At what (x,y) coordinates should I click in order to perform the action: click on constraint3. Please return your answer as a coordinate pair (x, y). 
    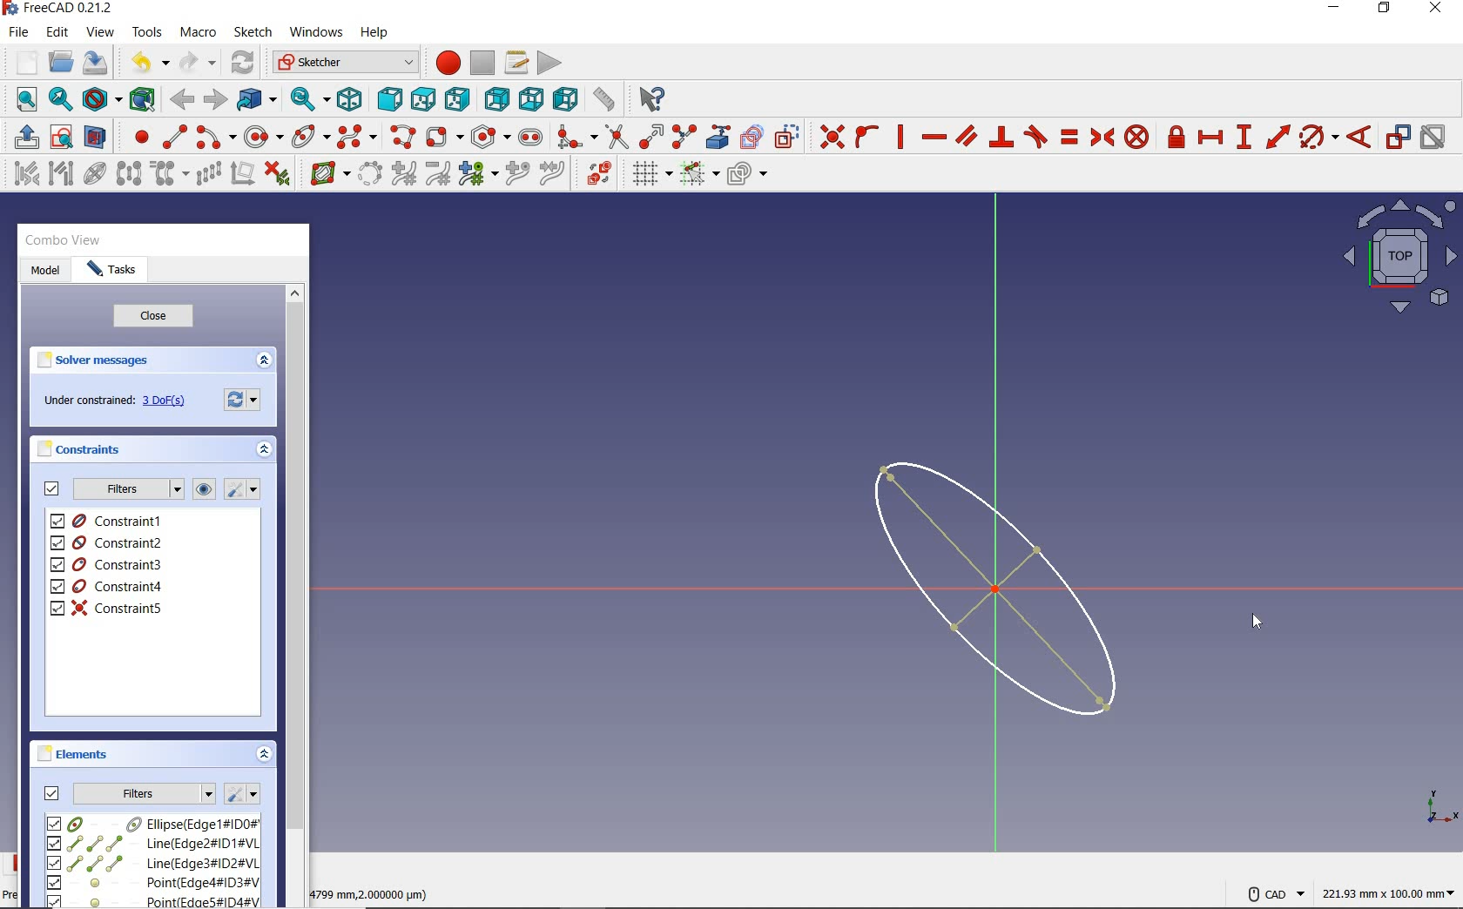
    Looking at the image, I should click on (108, 565).